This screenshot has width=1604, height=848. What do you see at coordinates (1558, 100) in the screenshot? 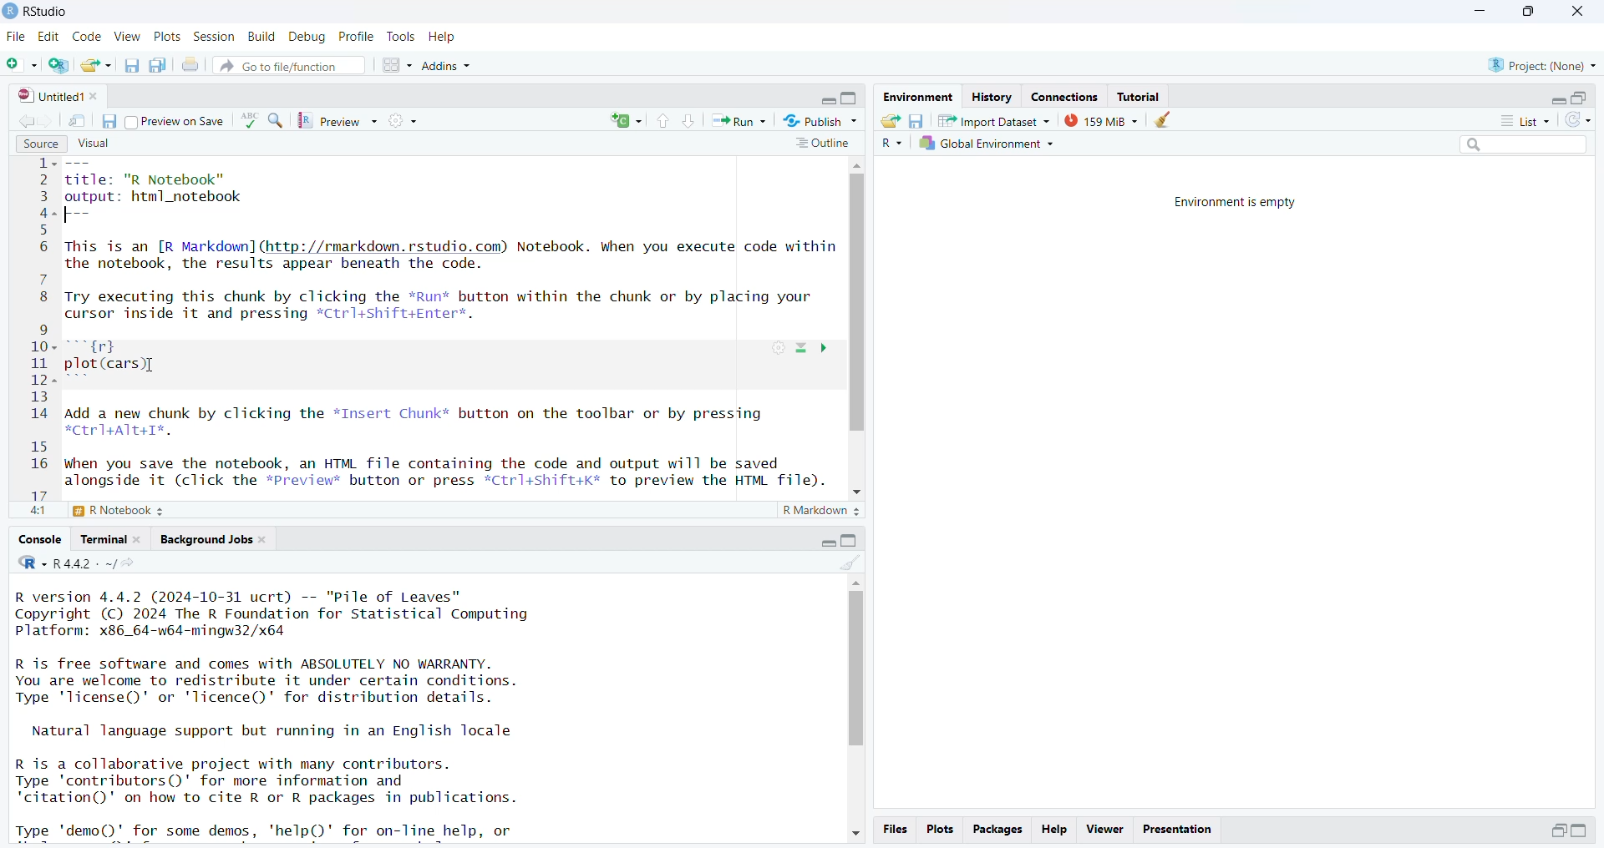
I see `expand` at bounding box center [1558, 100].